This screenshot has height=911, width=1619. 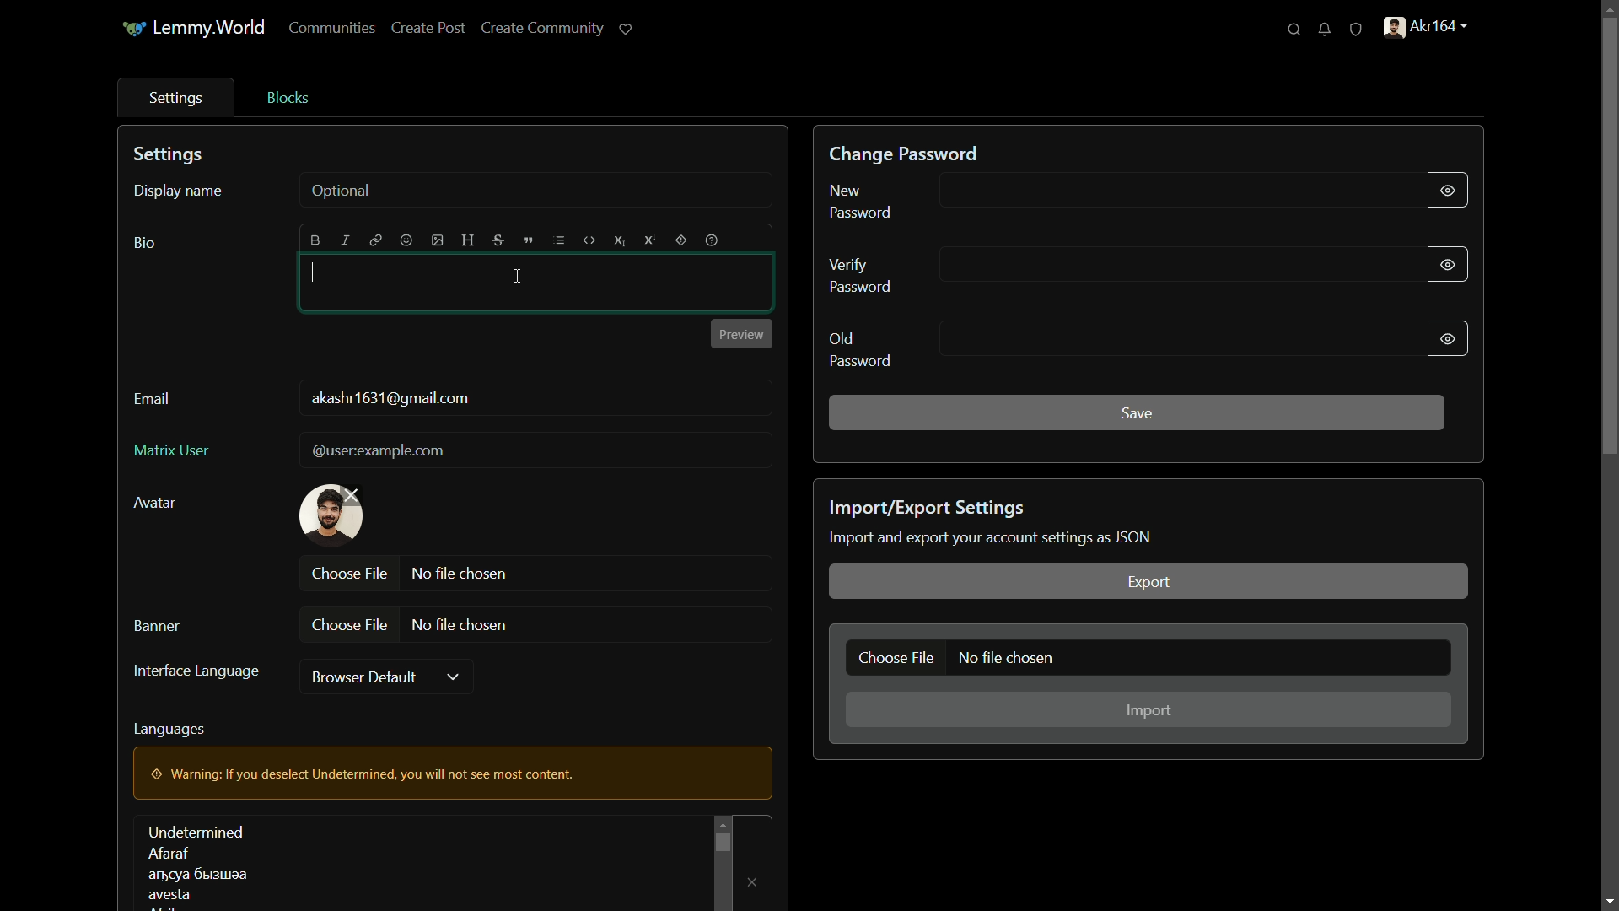 I want to click on warning pop up, so click(x=449, y=773).